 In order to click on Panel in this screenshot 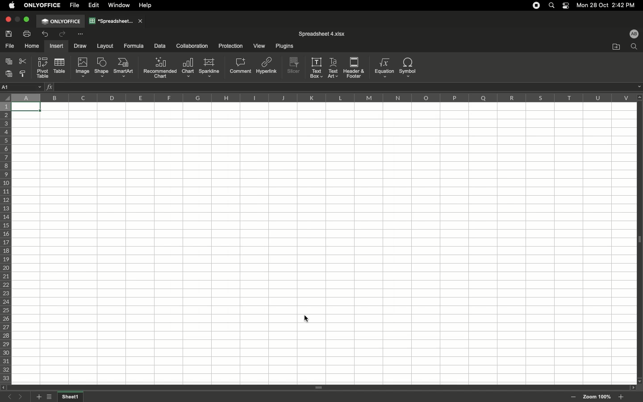, I will do `click(639, 239)`.